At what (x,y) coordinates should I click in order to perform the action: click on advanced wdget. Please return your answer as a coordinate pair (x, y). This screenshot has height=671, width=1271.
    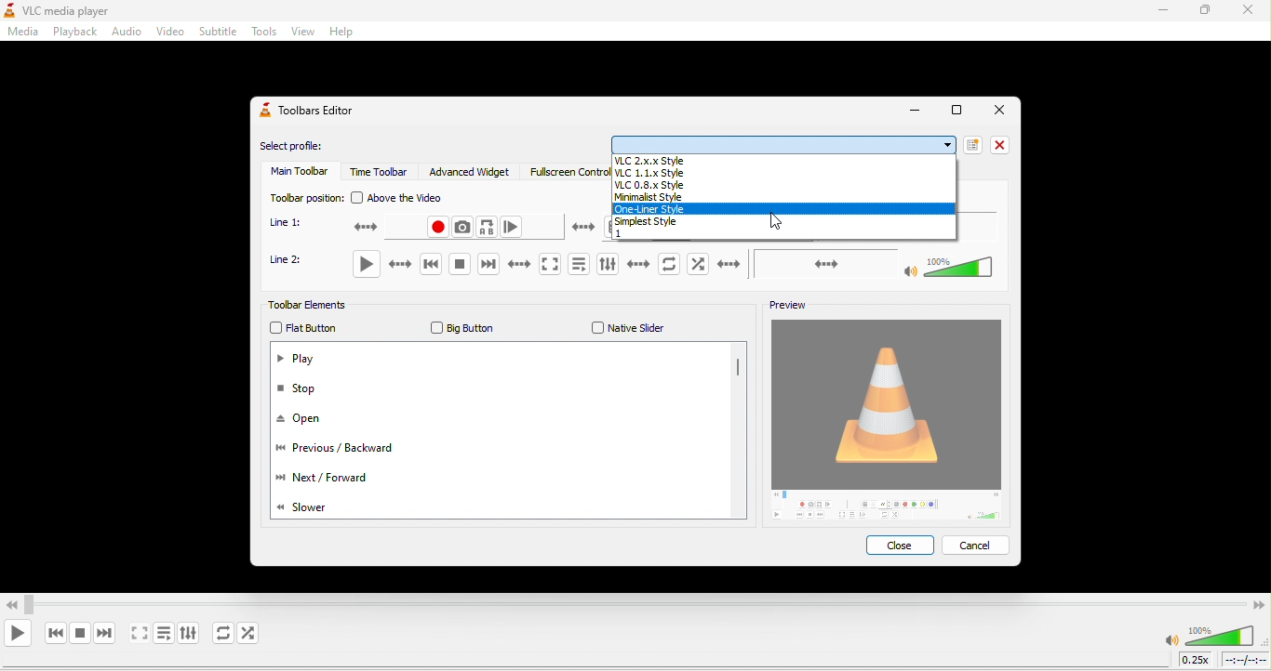
    Looking at the image, I should click on (471, 171).